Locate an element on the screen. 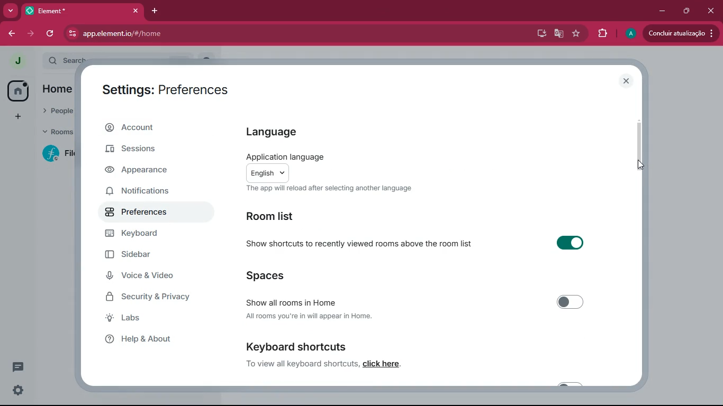  click here is located at coordinates (383, 364).